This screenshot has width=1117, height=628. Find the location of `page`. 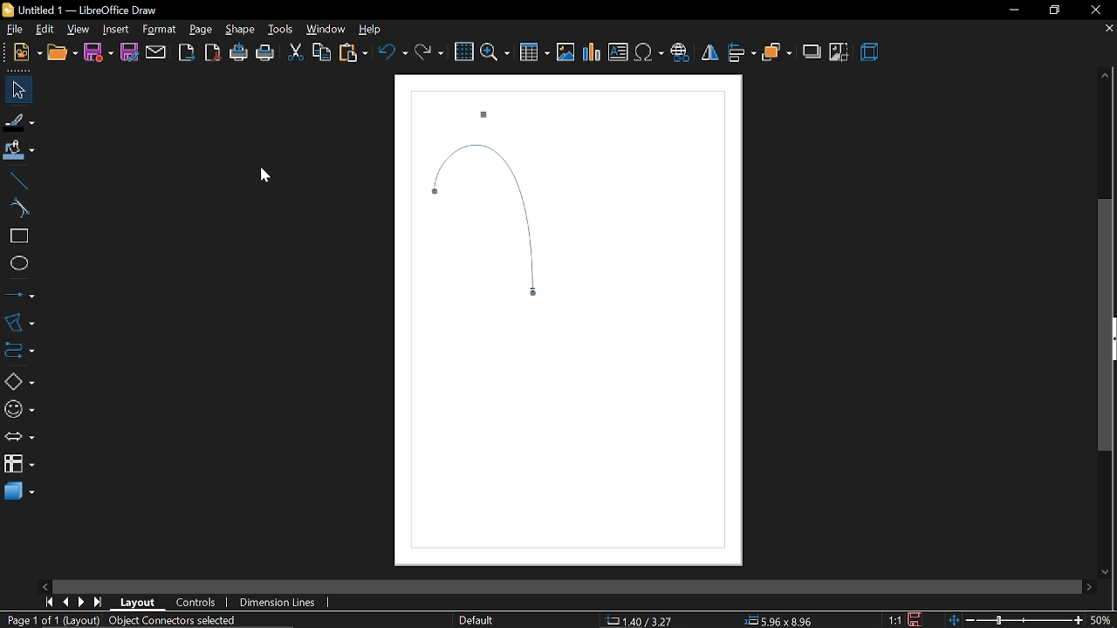

page is located at coordinates (201, 27).